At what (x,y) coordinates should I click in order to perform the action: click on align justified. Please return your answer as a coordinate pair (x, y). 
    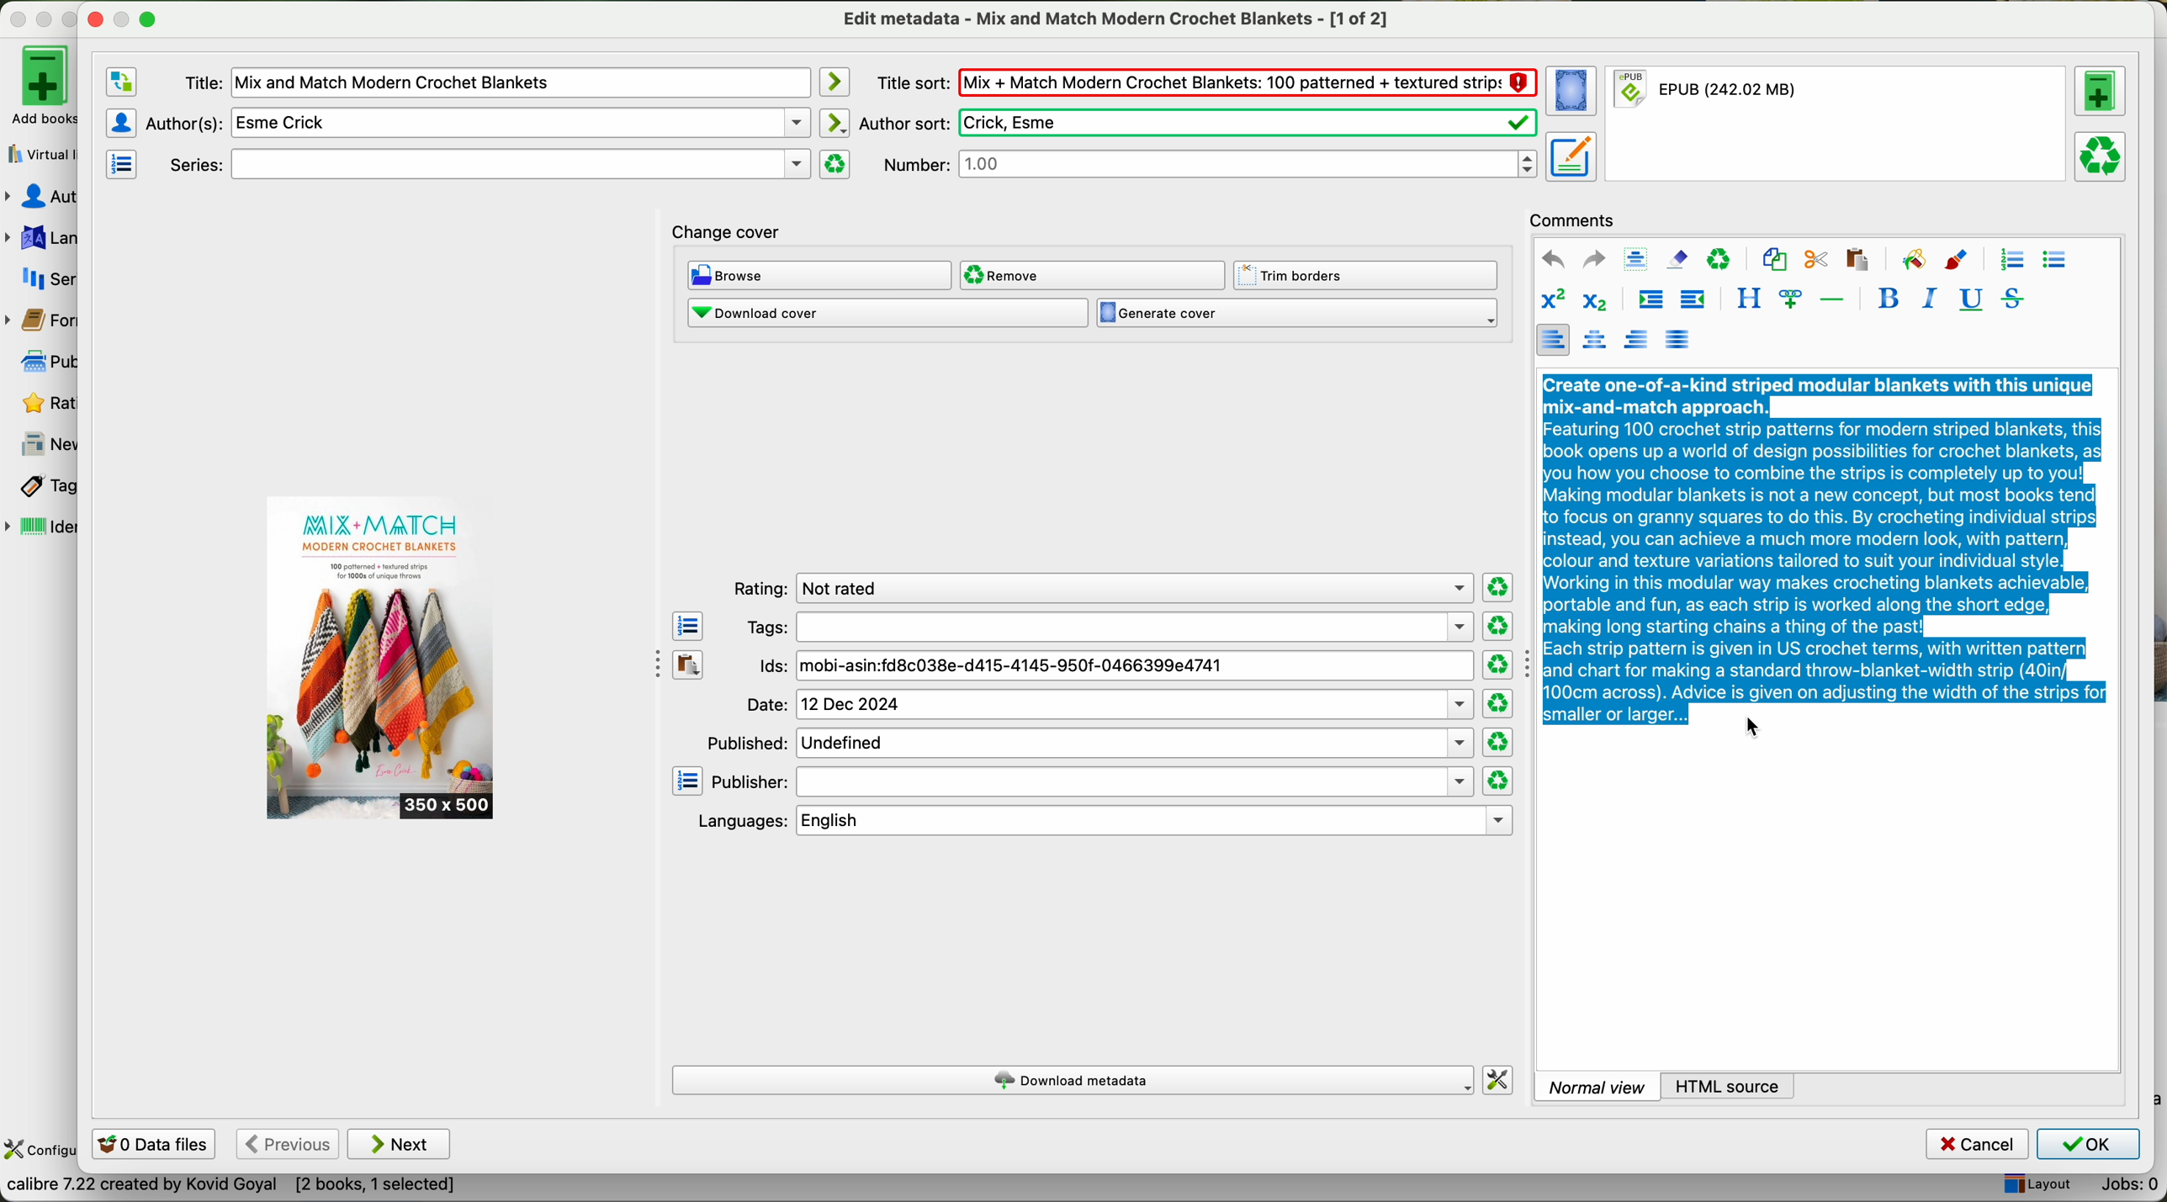
    Looking at the image, I should click on (1677, 338).